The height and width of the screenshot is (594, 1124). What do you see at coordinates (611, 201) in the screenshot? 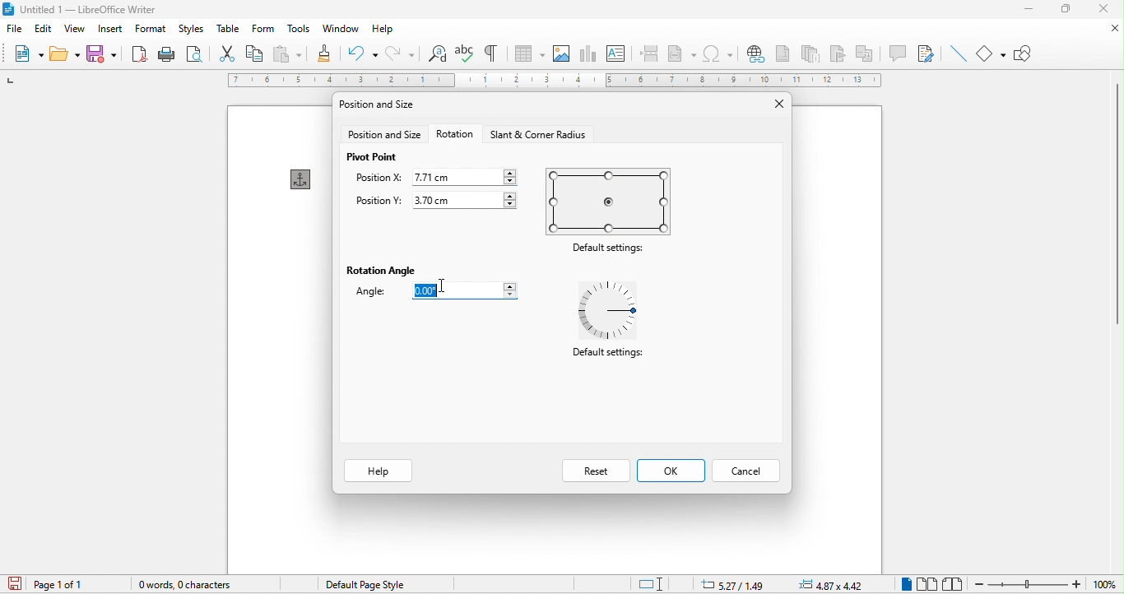
I see `default settings` at bounding box center [611, 201].